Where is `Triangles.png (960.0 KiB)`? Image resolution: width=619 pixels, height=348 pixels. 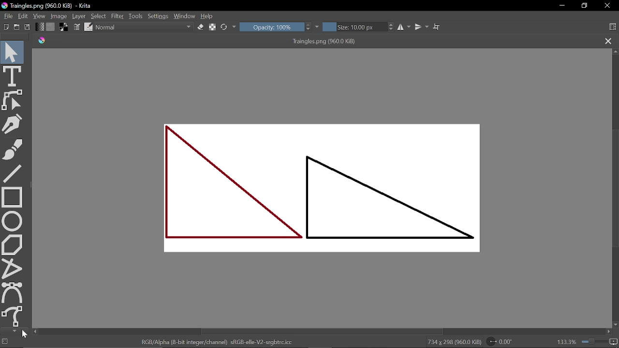
Triangles.png (960.0 KiB) is located at coordinates (328, 42).